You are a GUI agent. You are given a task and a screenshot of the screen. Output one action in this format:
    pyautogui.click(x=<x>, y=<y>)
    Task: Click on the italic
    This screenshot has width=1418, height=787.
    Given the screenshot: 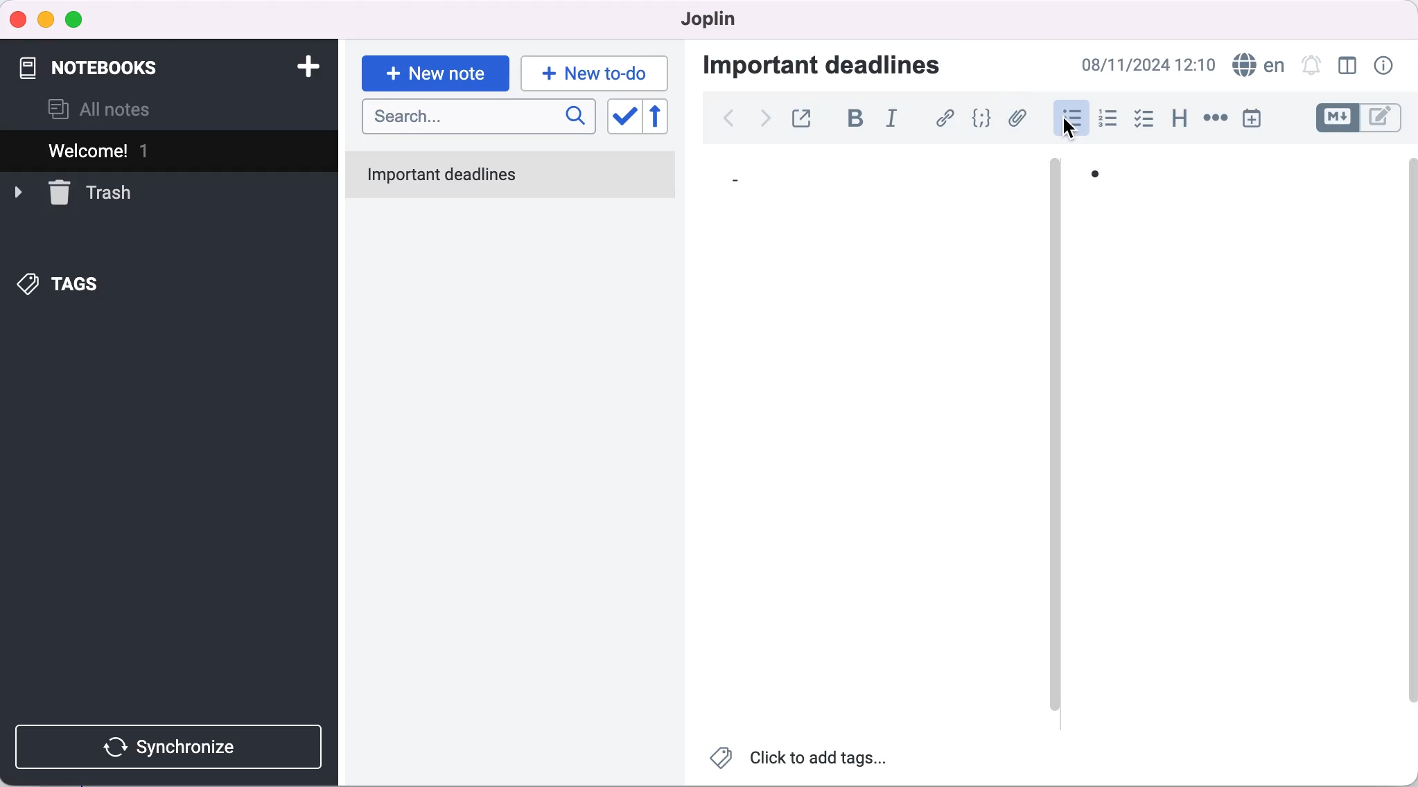 What is the action you would take?
    pyautogui.click(x=891, y=120)
    